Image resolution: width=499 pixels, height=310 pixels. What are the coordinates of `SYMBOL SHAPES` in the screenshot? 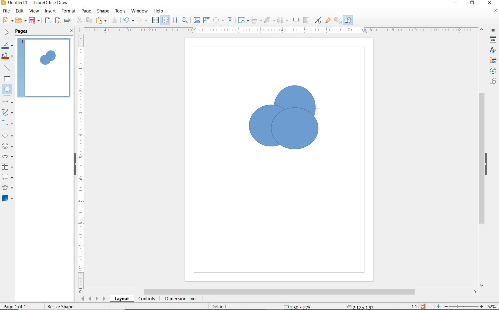 It's located at (8, 146).